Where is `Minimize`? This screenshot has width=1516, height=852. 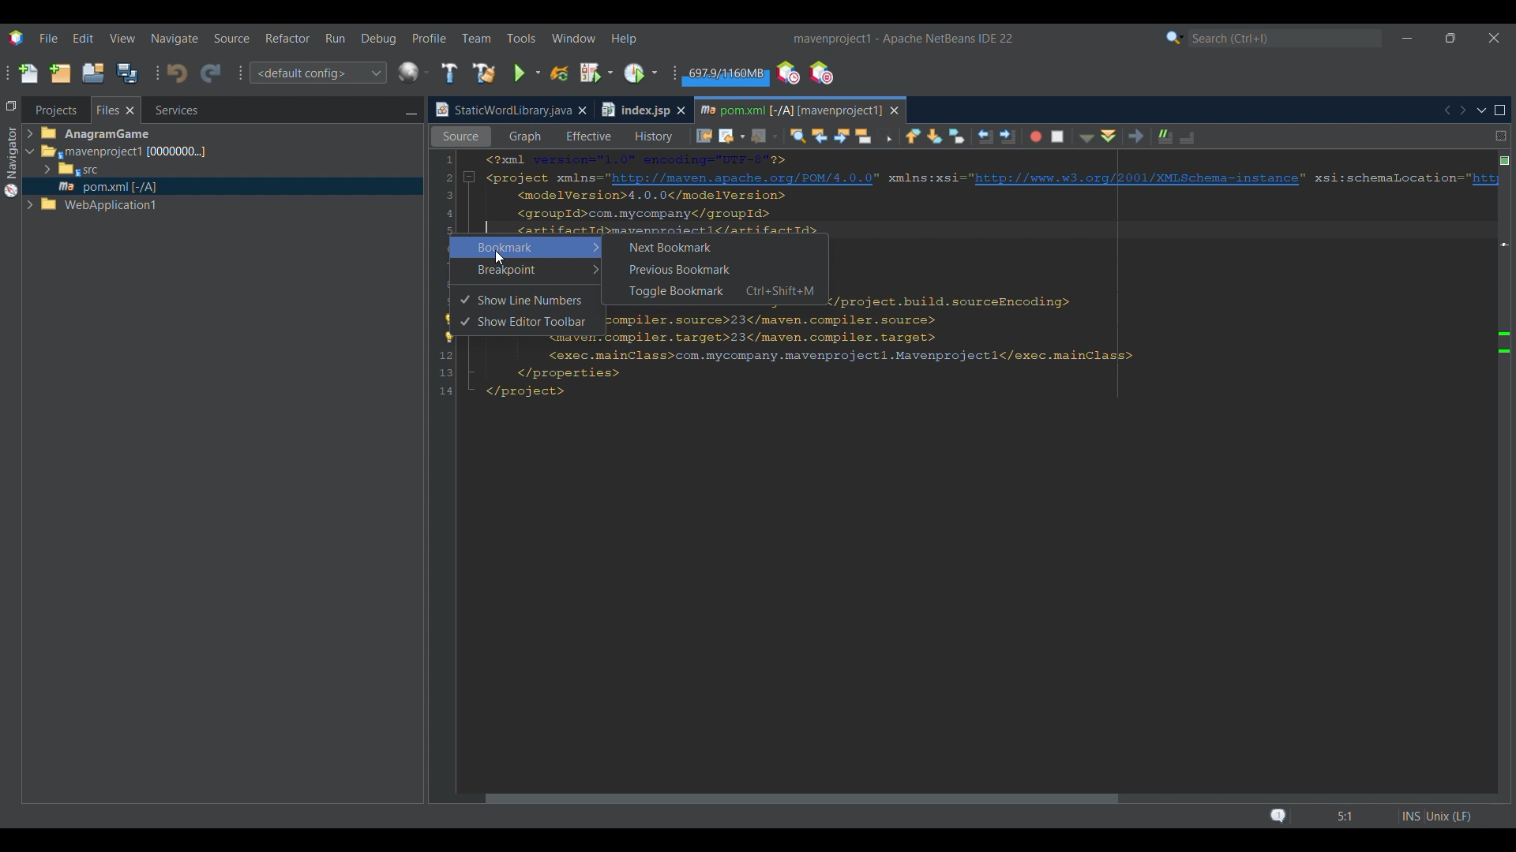
Minimize is located at coordinates (411, 111).